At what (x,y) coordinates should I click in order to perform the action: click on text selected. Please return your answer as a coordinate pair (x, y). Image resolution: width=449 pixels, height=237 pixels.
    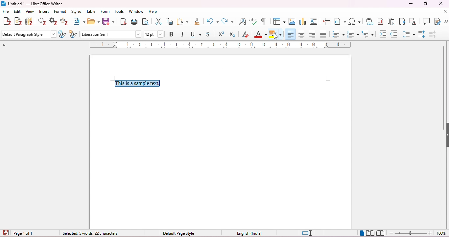
    Looking at the image, I should click on (139, 83).